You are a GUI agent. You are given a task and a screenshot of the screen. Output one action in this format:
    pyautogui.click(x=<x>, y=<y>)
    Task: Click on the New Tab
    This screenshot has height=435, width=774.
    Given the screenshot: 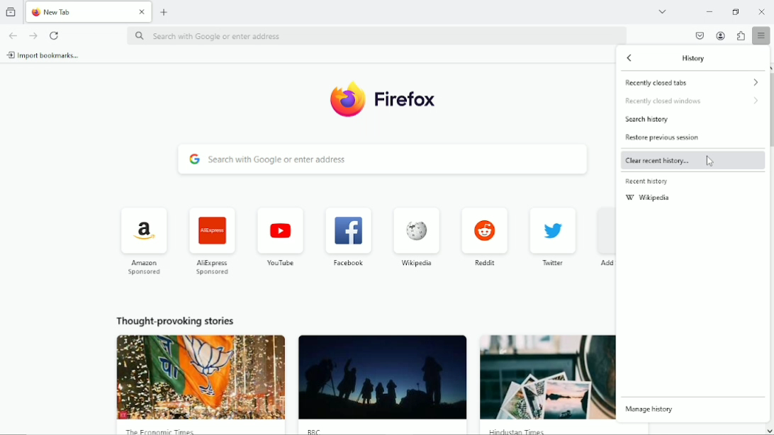 What is the action you would take?
    pyautogui.click(x=77, y=11)
    